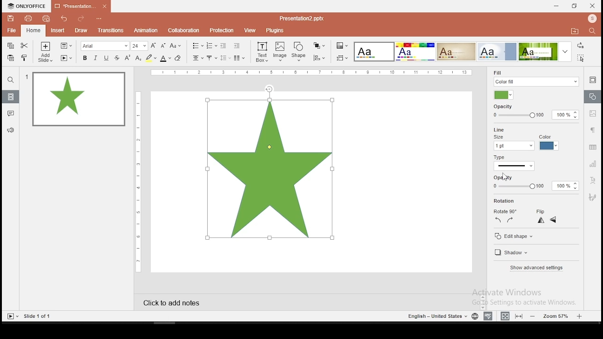  What do you see at coordinates (375, 52) in the screenshot?
I see `theme` at bounding box center [375, 52].